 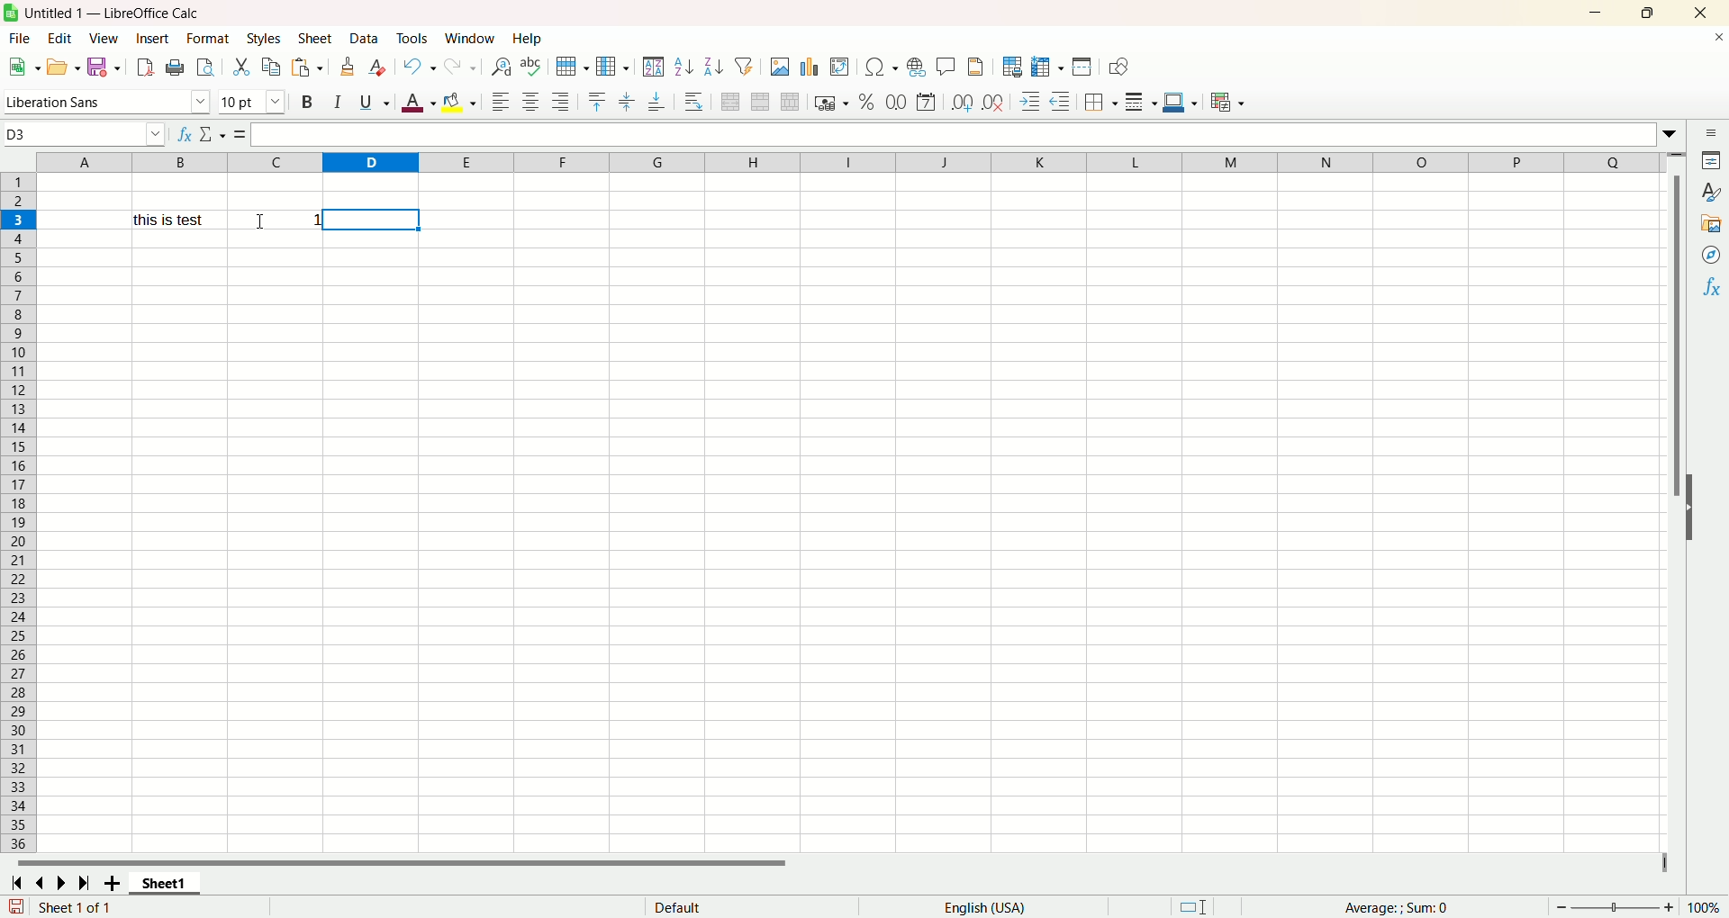 What do you see at coordinates (64, 39) in the screenshot?
I see `edit` at bounding box center [64, 39].